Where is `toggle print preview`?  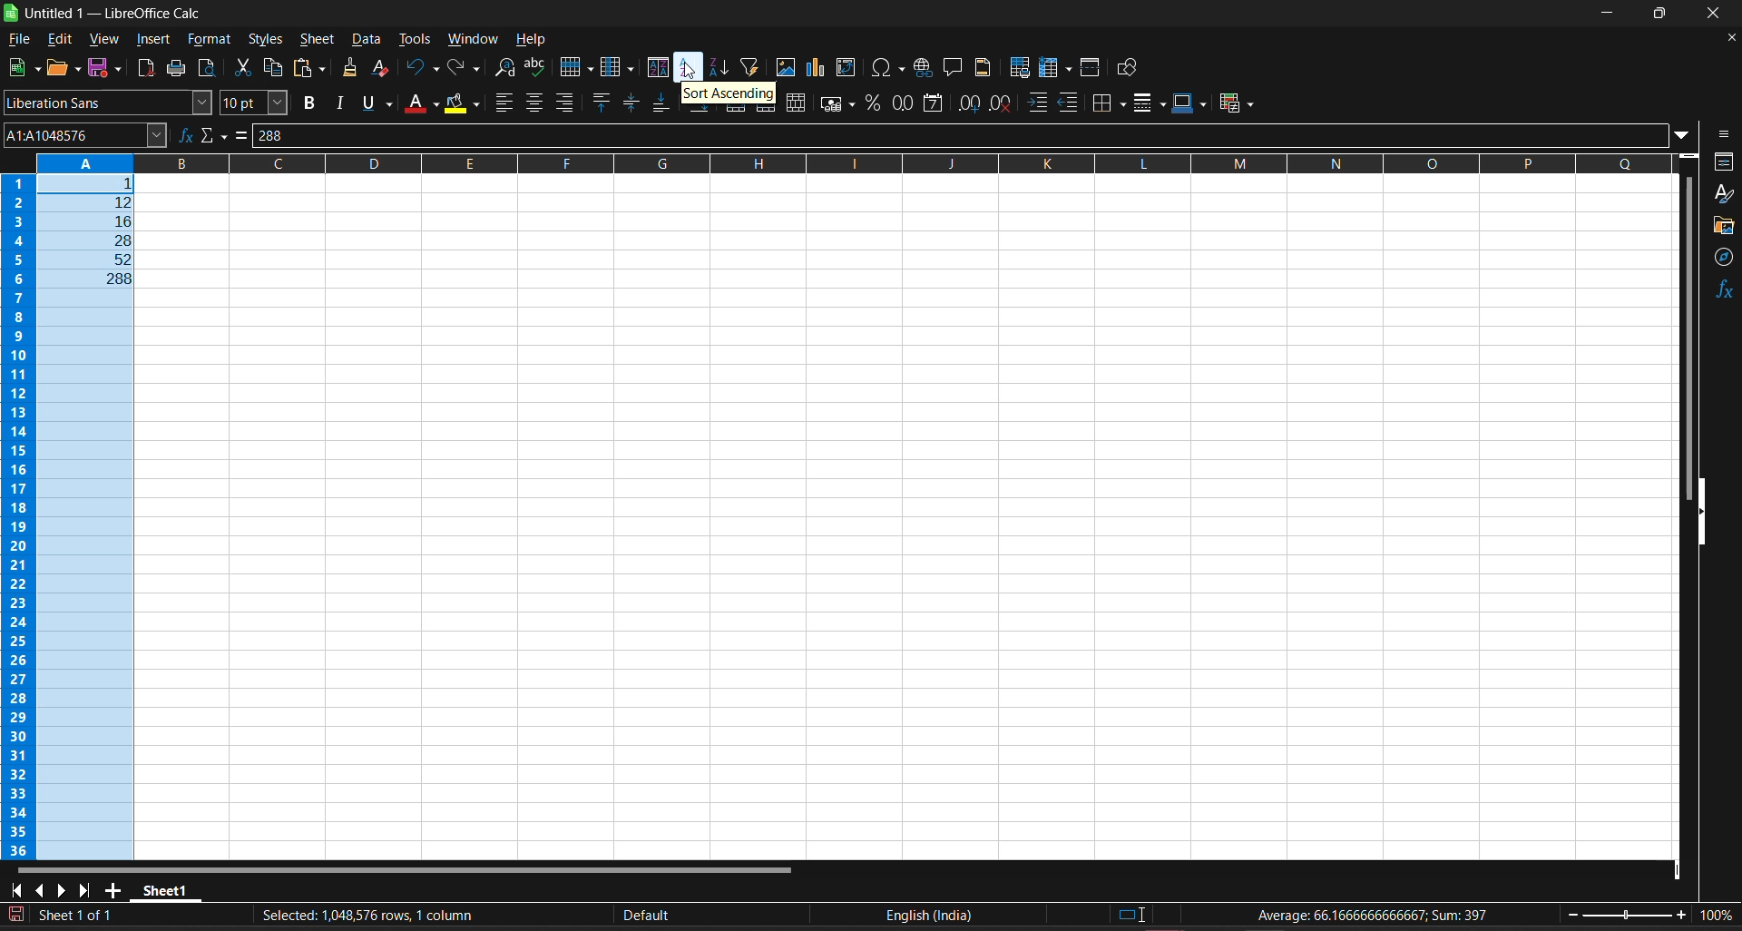
toggle print preview is located at coordinates (207, 67).